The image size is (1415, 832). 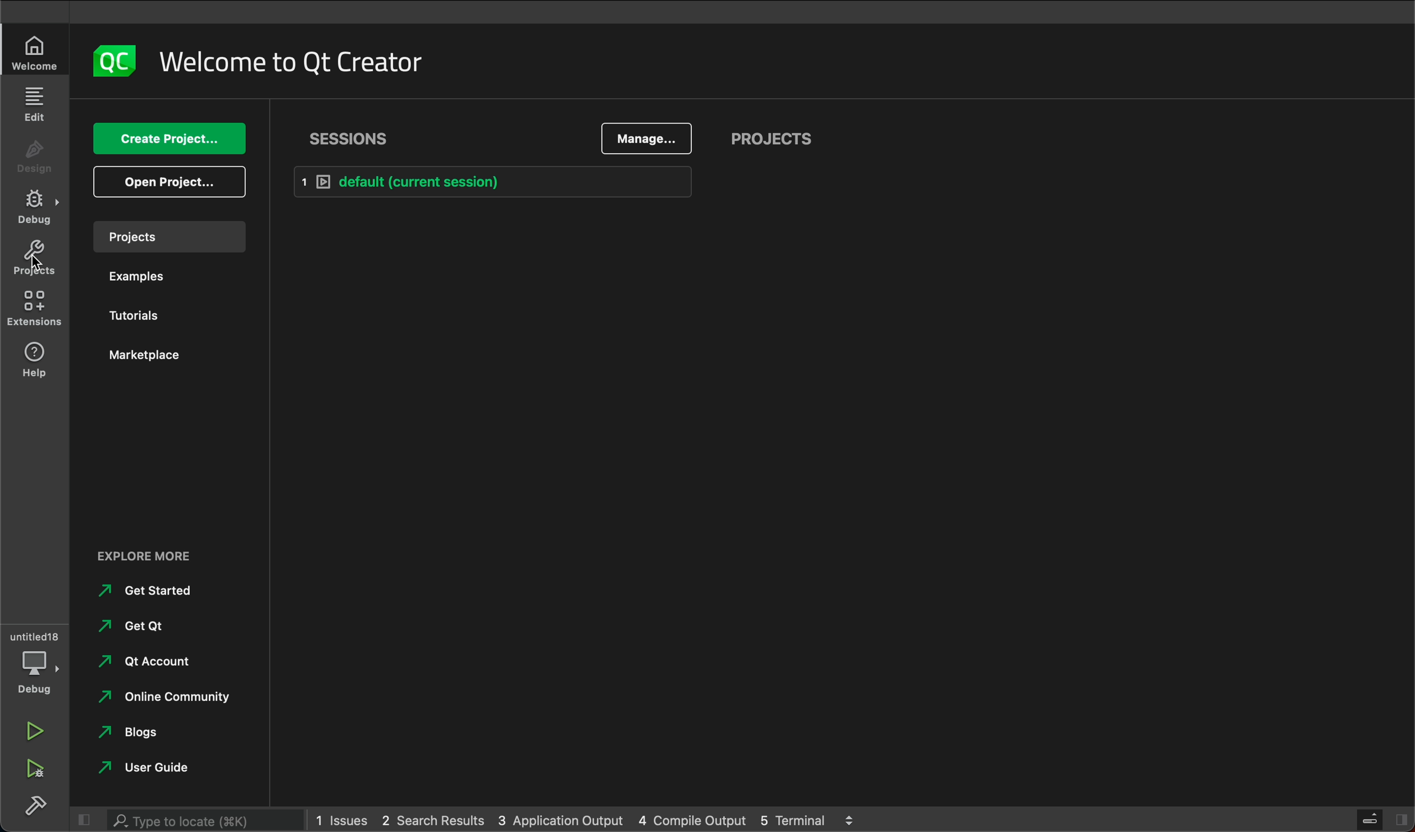 I want to click on help, so click(x=34, y=361).